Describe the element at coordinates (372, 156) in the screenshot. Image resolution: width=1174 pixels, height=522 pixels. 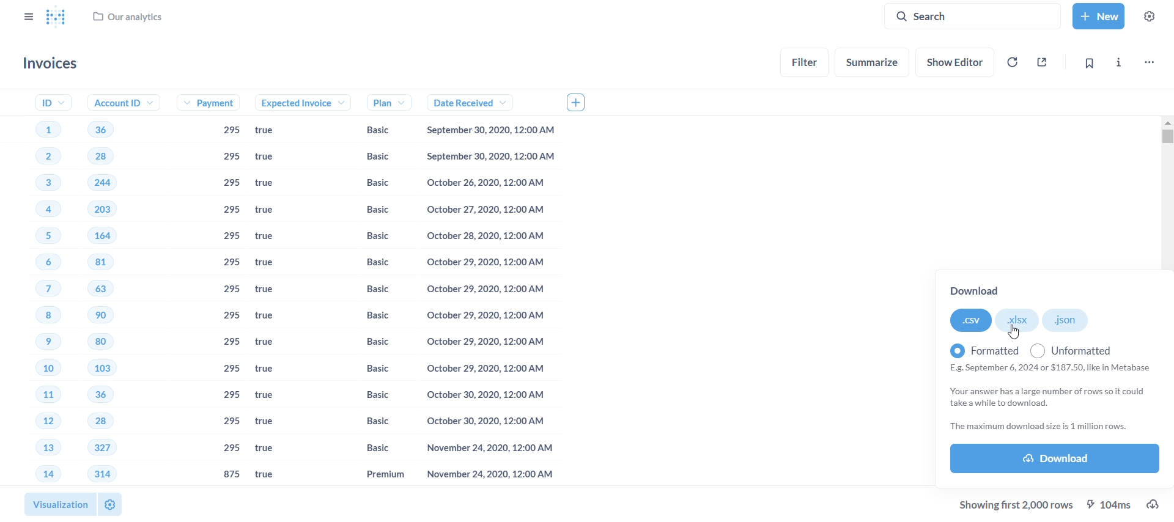
I see `Basic` at that location.